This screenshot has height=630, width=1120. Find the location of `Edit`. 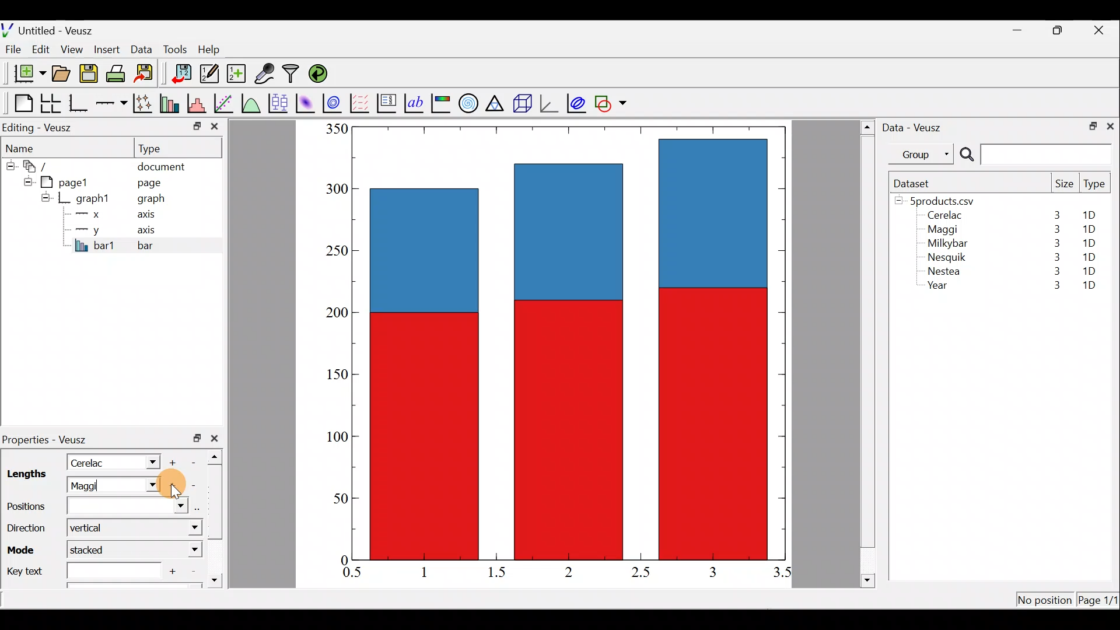

Edit is located at coordinates (41, 48).